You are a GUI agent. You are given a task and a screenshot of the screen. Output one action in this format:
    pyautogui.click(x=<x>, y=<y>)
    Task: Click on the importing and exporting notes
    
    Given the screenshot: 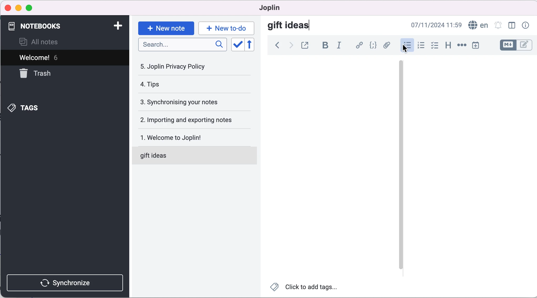 What is the action you would take?
    pyautogui.click(x=193, y=119)
    